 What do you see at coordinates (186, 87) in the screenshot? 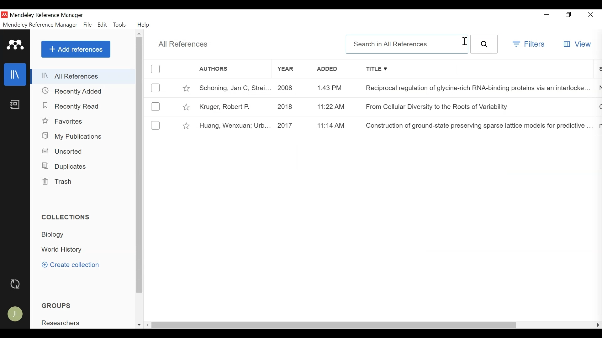
I see `Toggle Favorites` at bounding box center [186, 87].